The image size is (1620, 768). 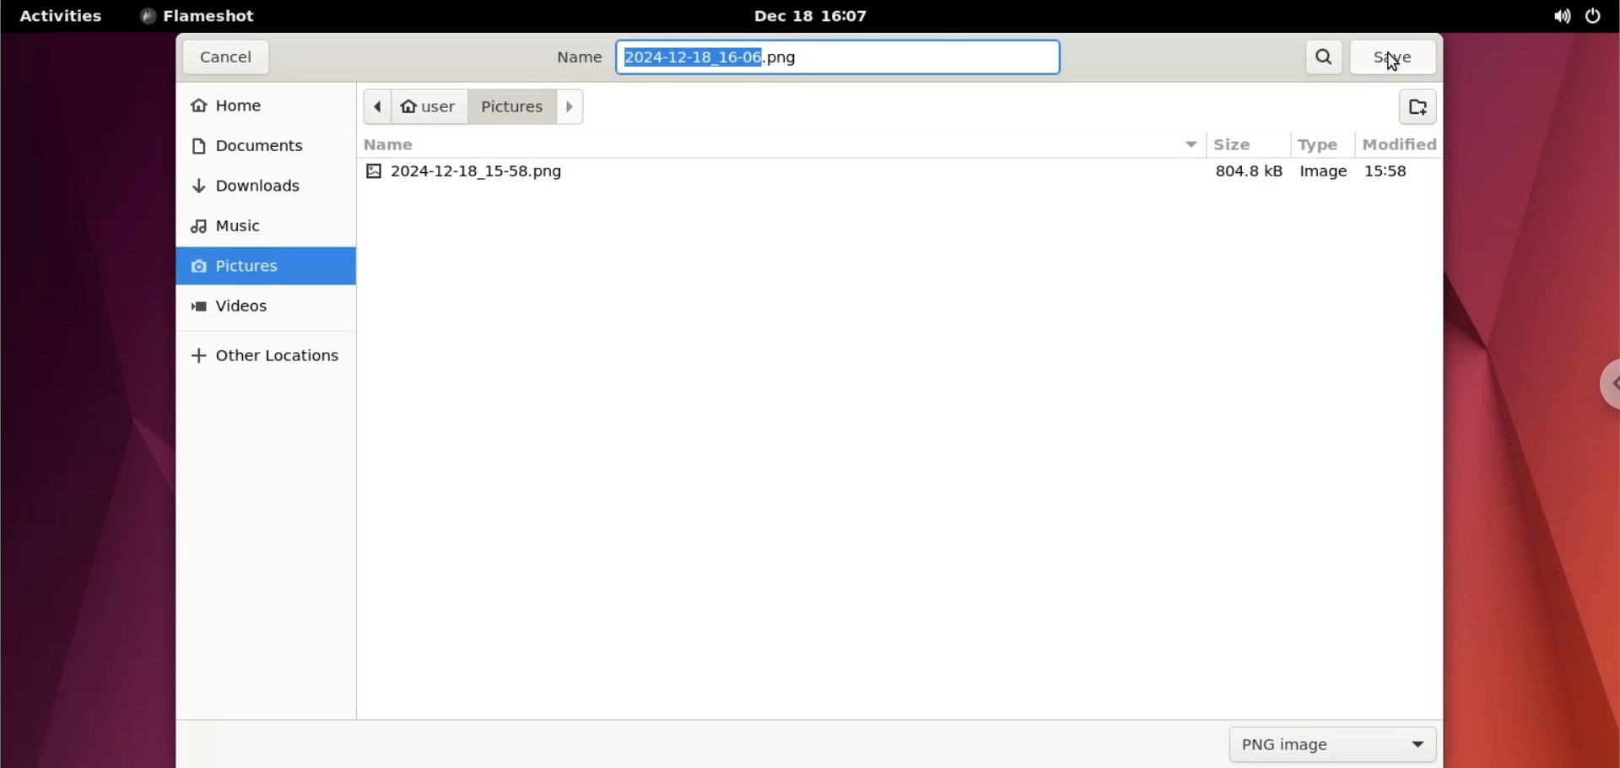 I want to click on type, so click(x=1320, y=143).